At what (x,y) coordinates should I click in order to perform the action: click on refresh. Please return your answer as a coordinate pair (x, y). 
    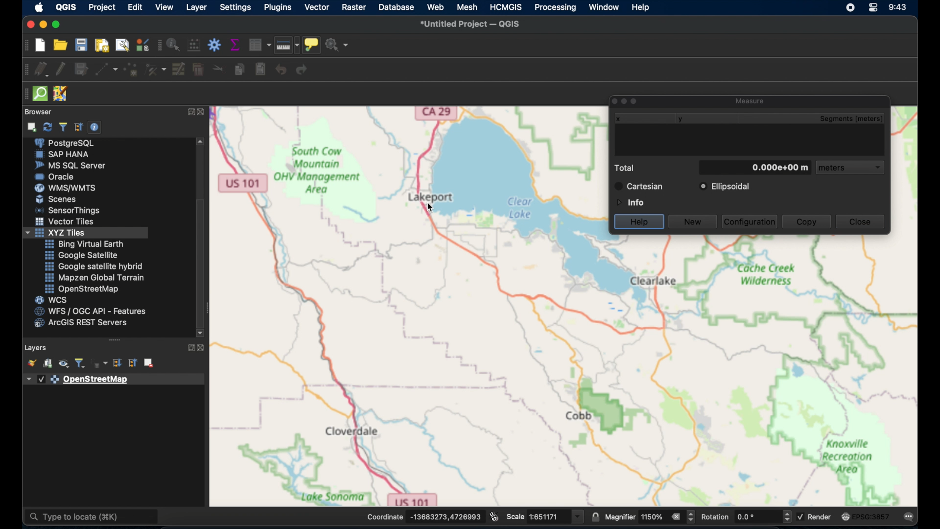
    Looking at the image, I should click on (47, 127).